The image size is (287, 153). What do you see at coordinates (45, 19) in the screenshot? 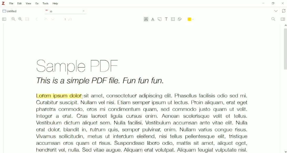
I see `Up` at bounding box center [45, 19].